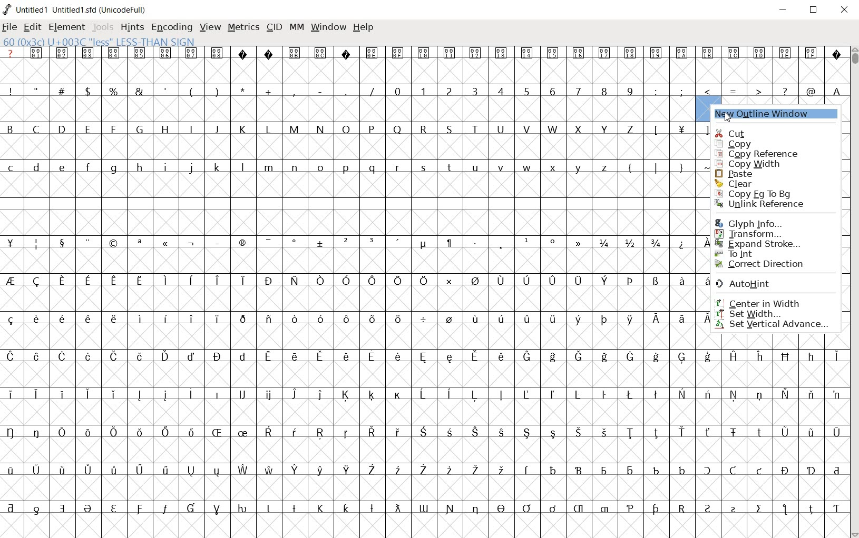 This screenshot has width=859, height=538. I want to click on , so click(422, 432).